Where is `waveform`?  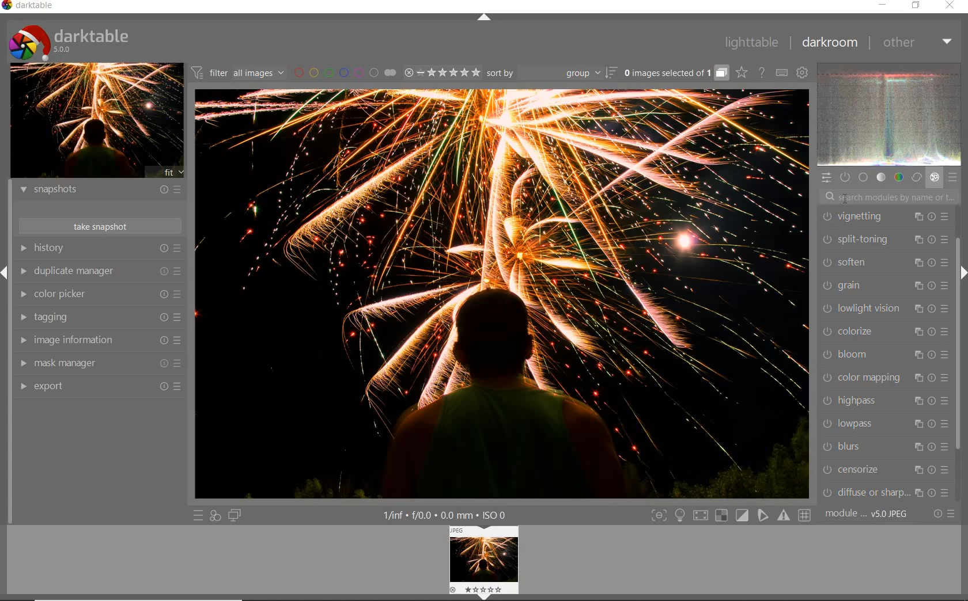
waveform is located at coordinates (890, 114).